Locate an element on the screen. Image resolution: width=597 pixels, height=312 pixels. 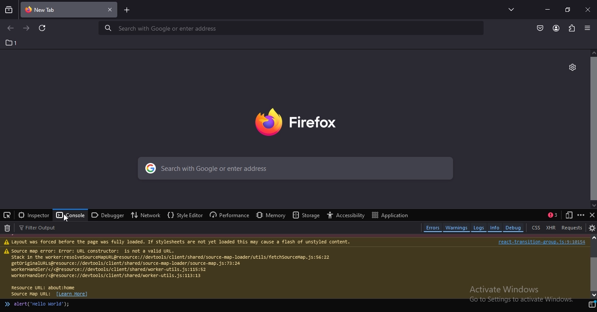
search is located at coordinates (296, 169).